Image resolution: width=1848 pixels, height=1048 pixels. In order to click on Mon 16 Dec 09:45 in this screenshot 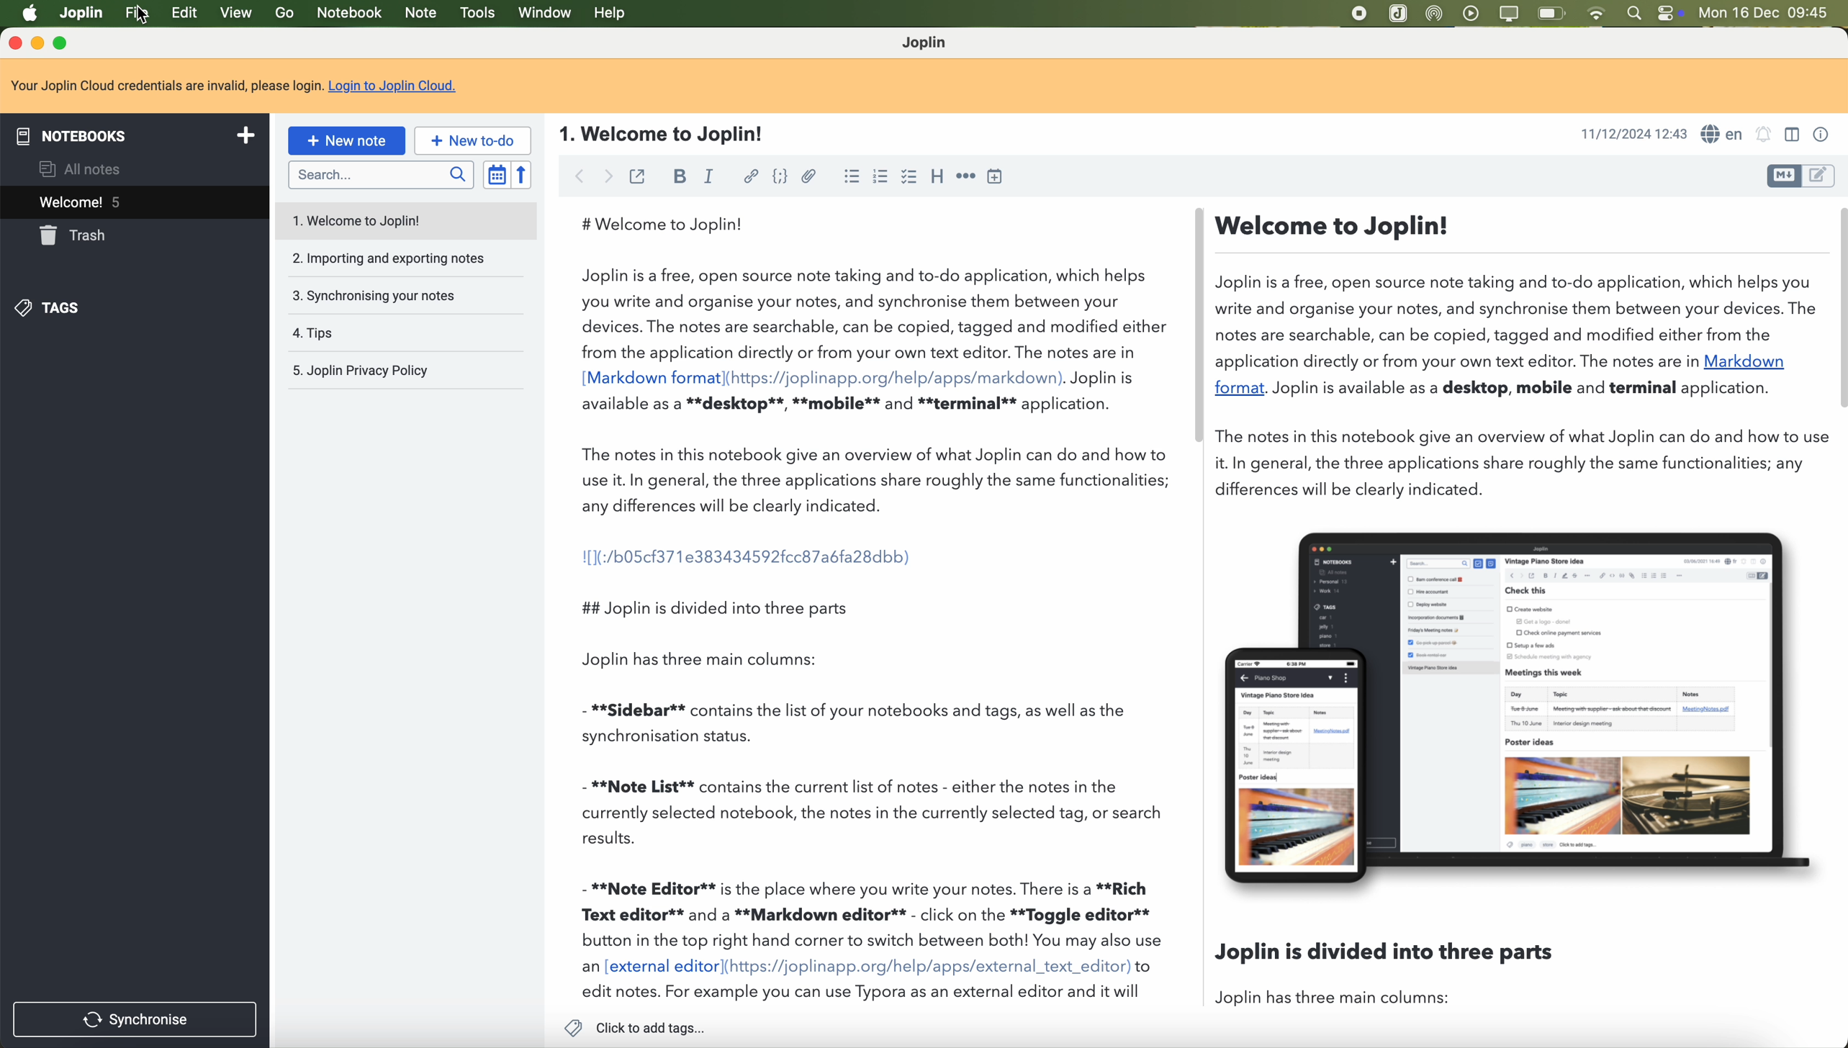, I will do `click(1766, 14)`.